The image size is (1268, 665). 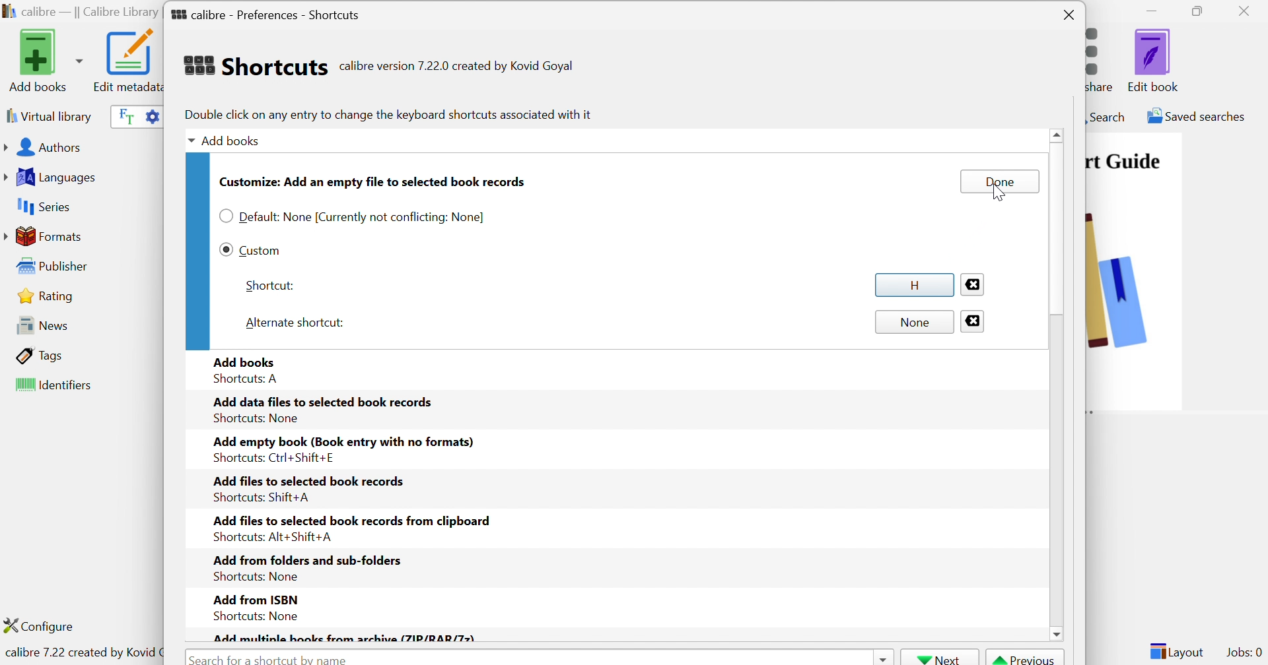 What do you see at coordinates (1152, 10) in the screenshot?
I see `Minimize` at bounding box center [1152, 10].